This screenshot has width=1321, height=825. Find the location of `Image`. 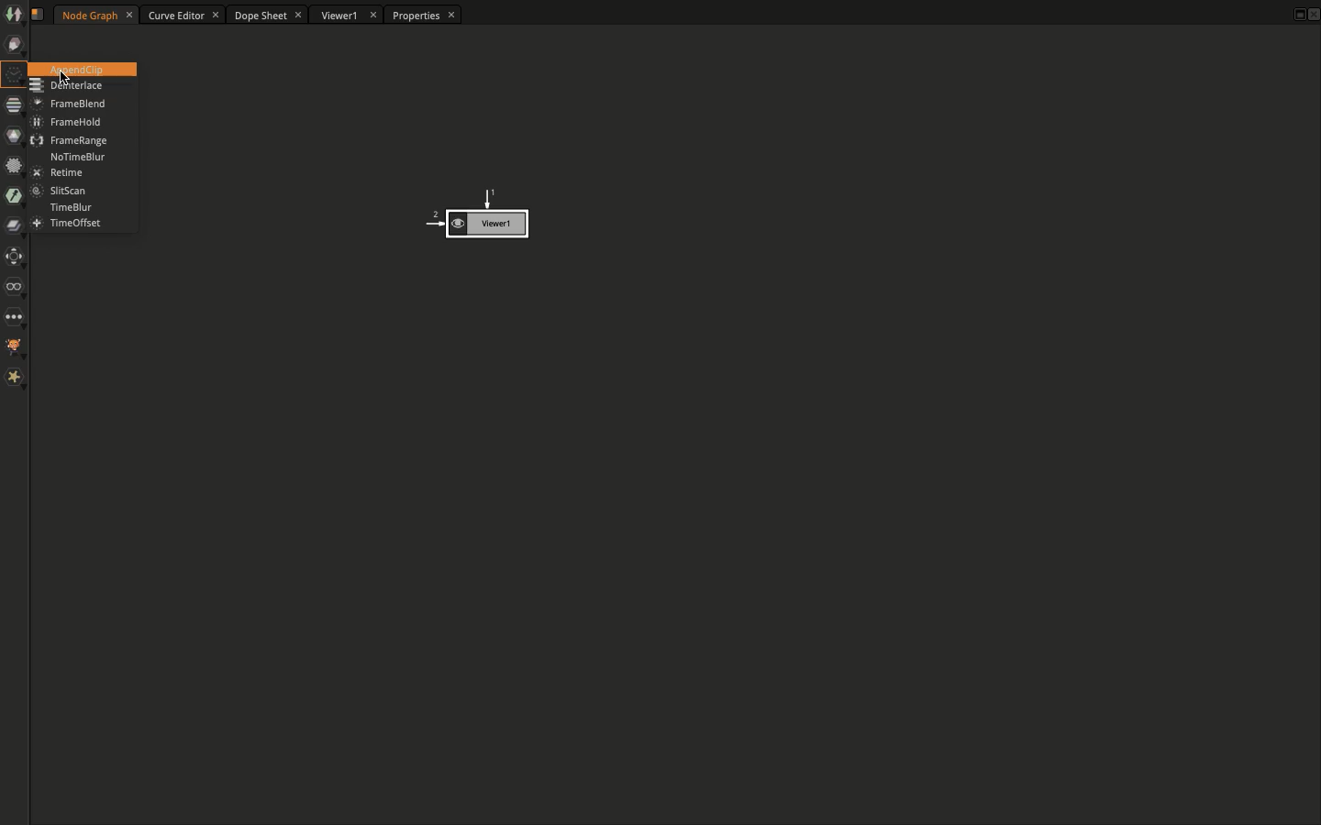

Image is located at coordinates (13, 14).